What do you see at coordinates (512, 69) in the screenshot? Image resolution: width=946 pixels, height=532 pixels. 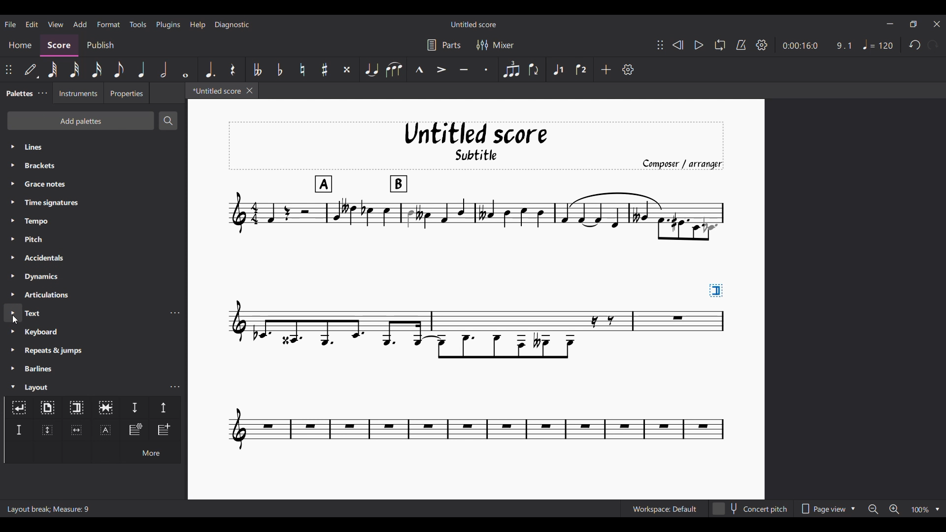 I see `Tuplet` at bounding box center [512, 69].